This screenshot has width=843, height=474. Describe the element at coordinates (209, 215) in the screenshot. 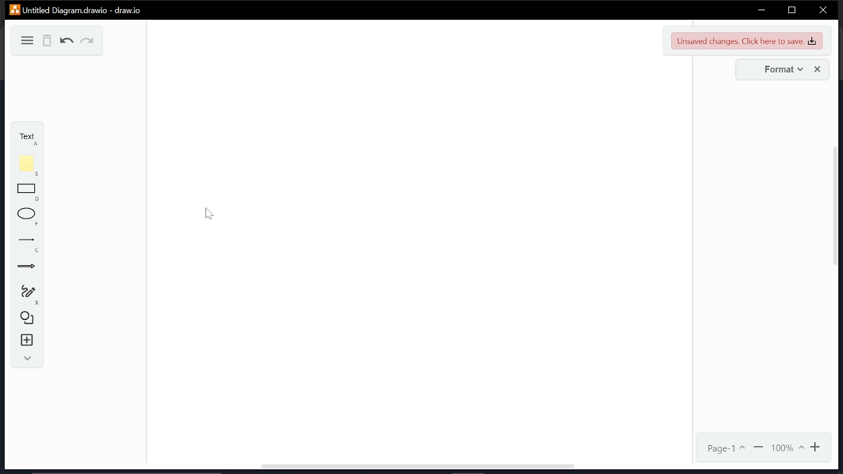

I see `Cursor` at that location.